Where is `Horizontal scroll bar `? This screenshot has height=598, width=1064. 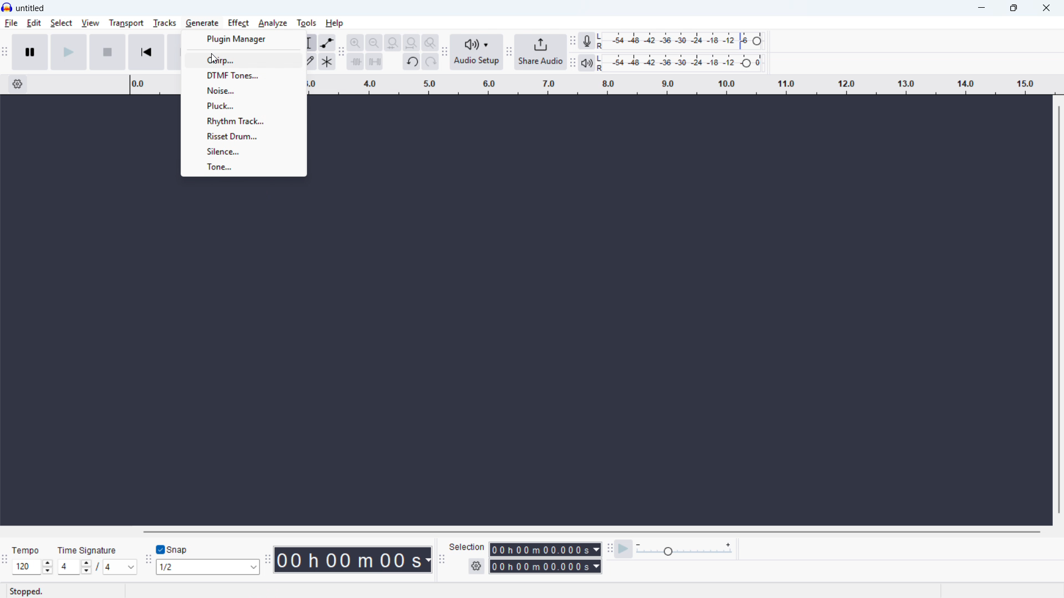 Horizontal scroll bar  is located at coordinates (593, 532).